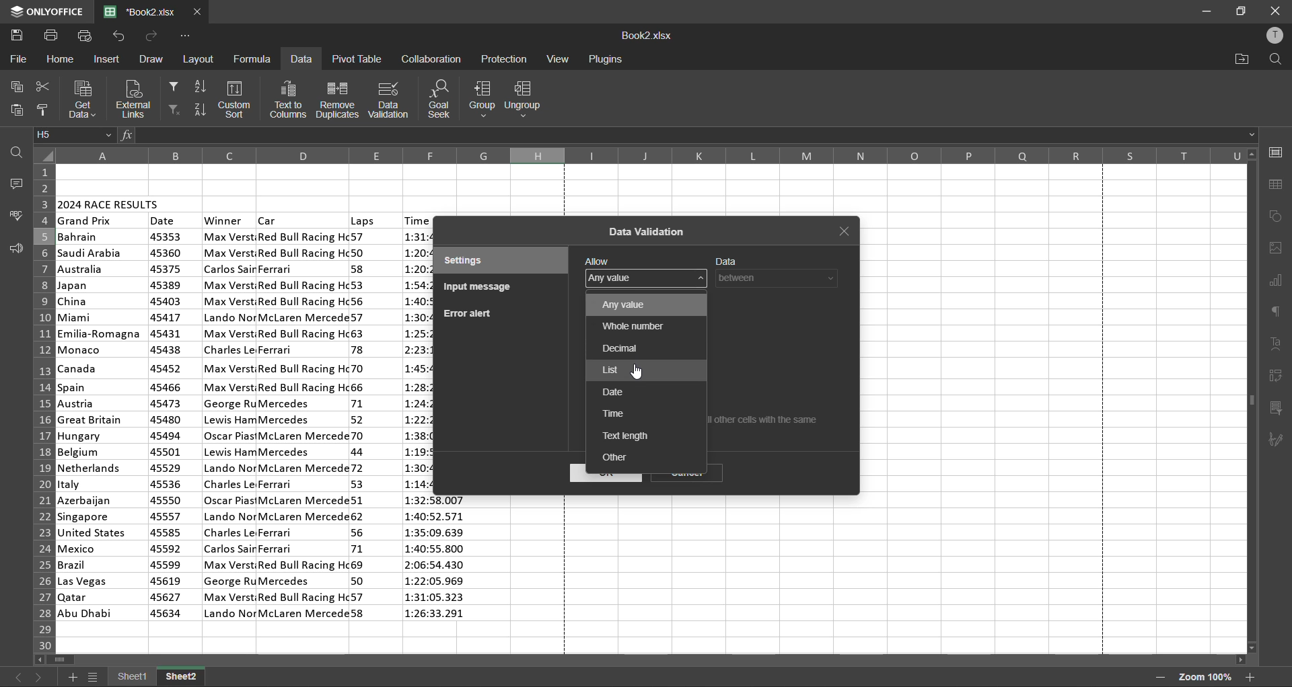 The image size is (1292, 687). I want to click on spellcheck, so click(17, 215).